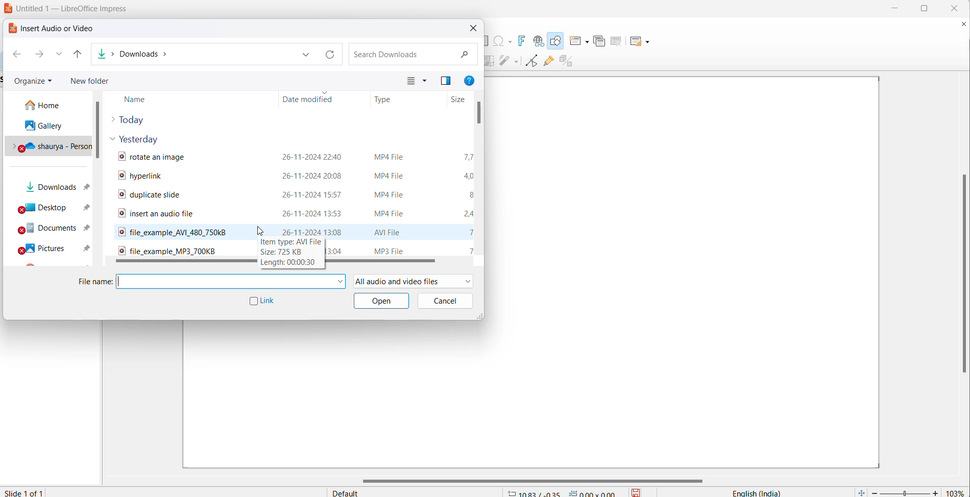 The height and width of the screenshot is (497, 970). I want to click on new folder, so click(92, 80).